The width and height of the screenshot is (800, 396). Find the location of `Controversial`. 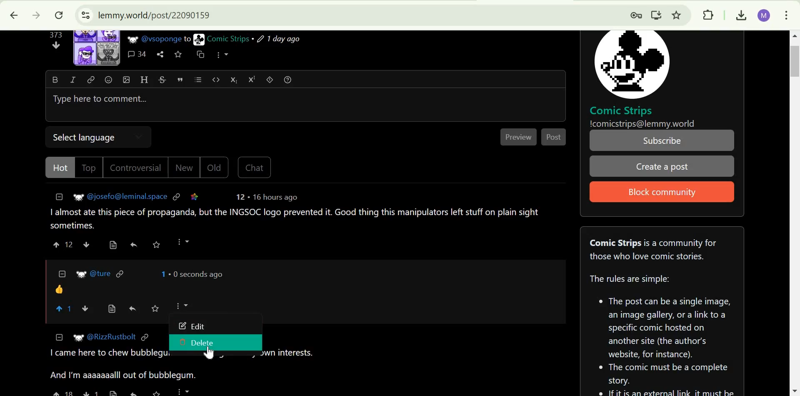

Controversial is located at coordinates (136, 168).